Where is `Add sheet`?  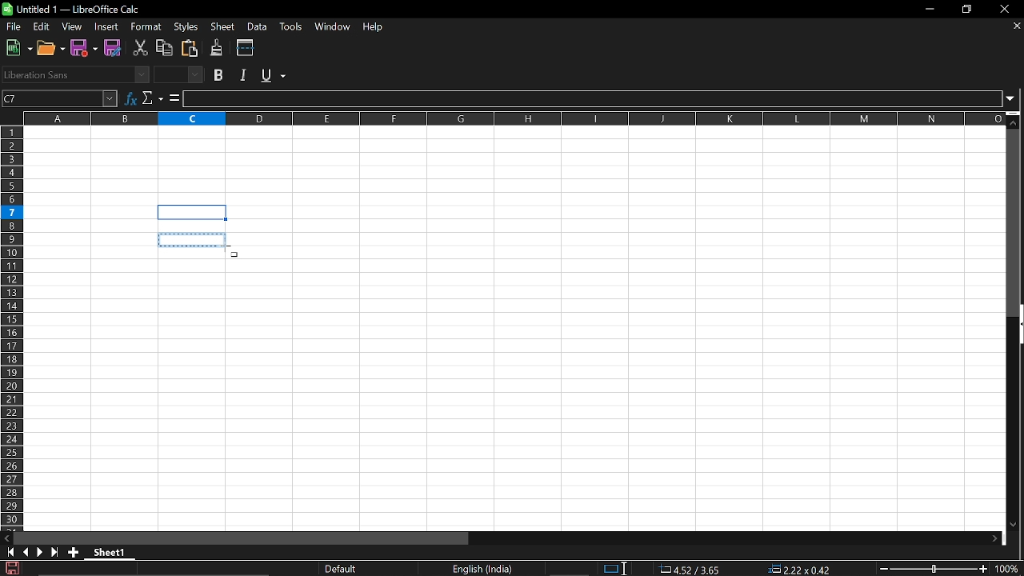
Add sheet is located at coordinates (73, 552).